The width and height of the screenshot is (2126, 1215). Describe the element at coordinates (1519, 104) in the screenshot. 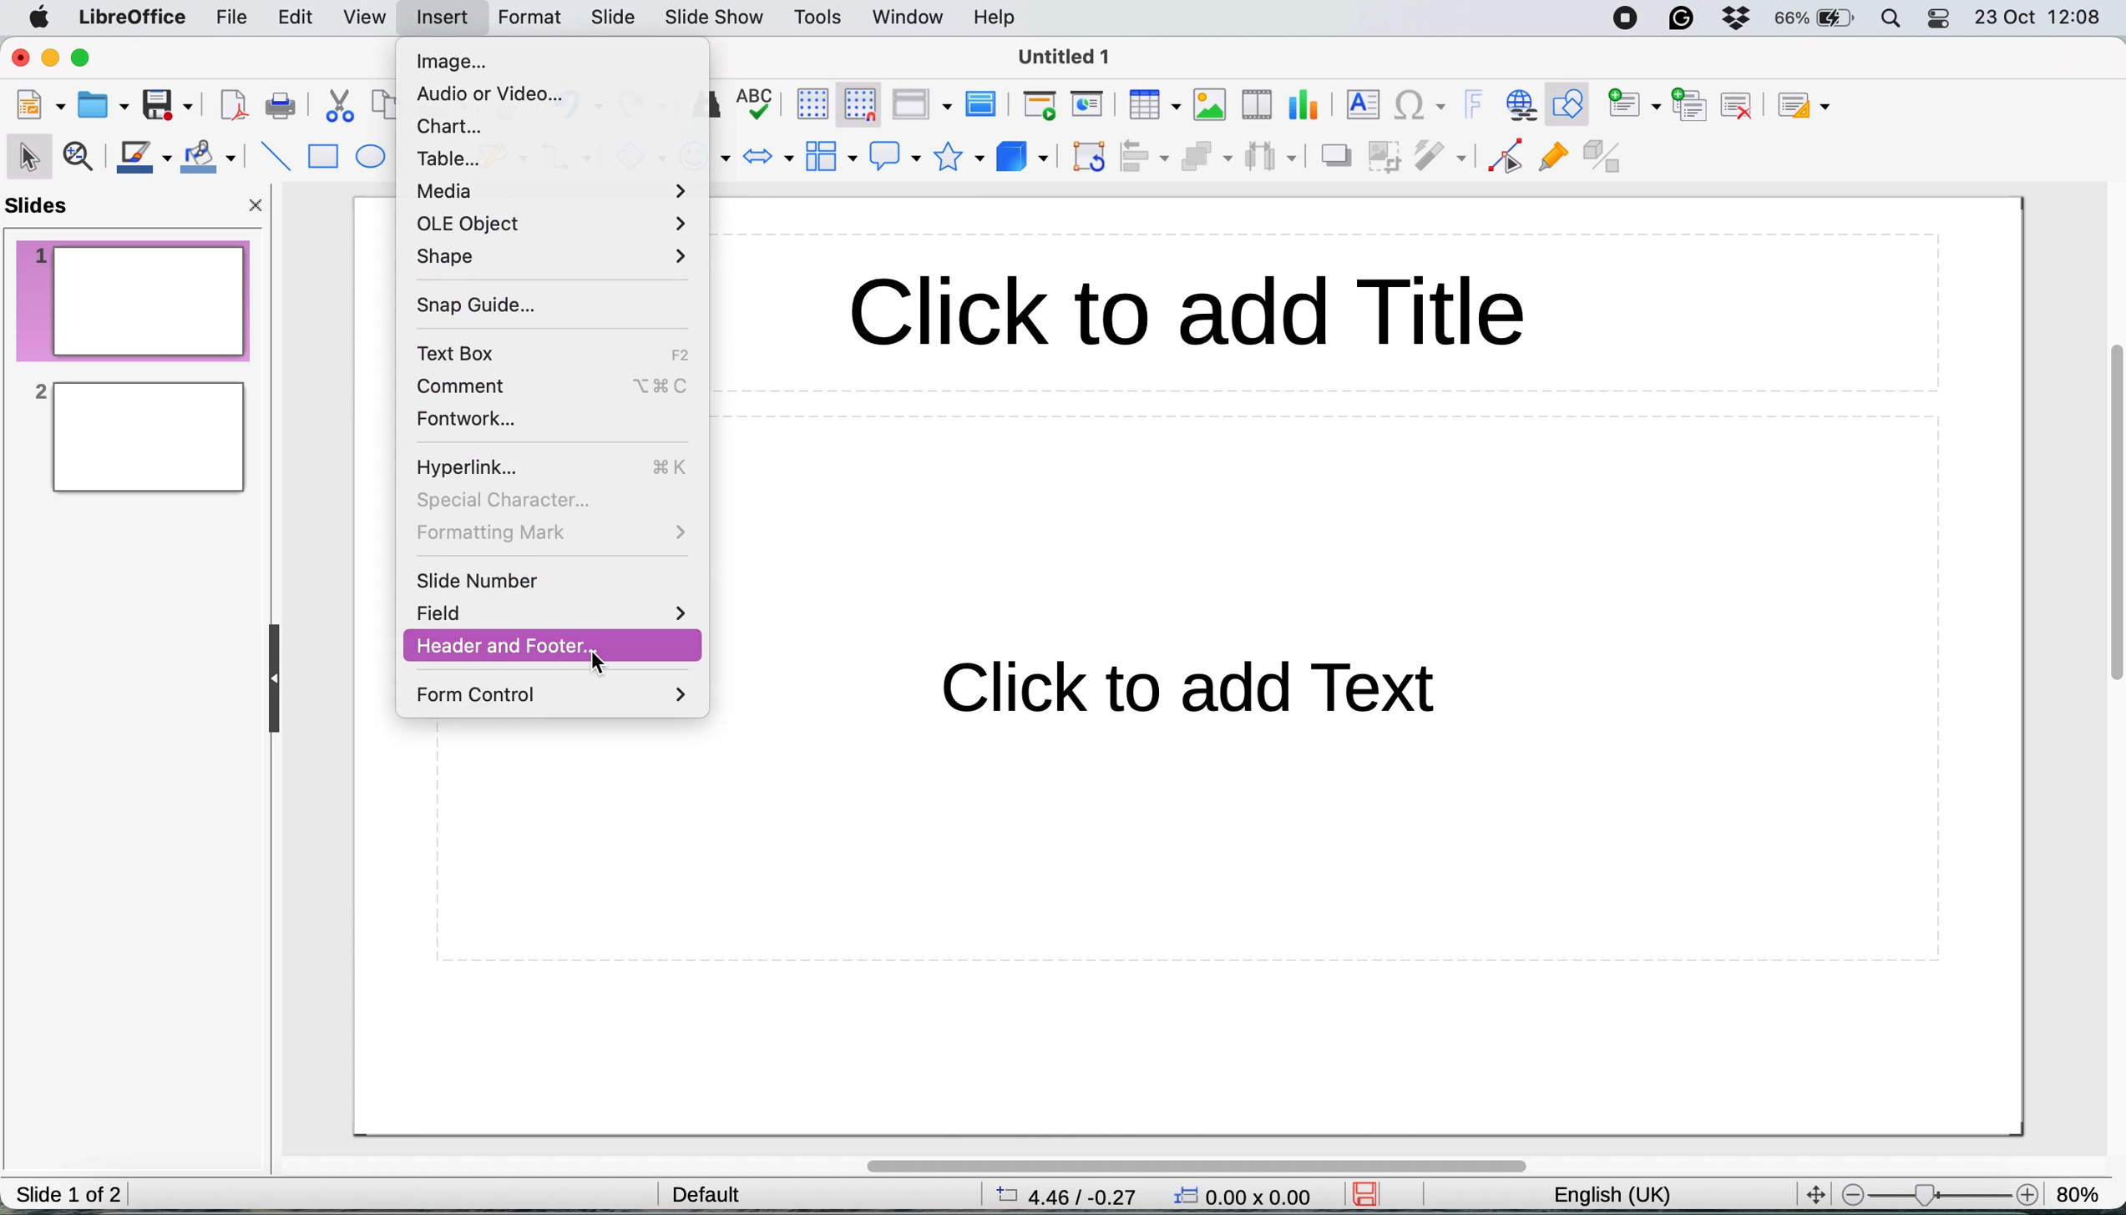

I see `insert hyperlink` at that location.